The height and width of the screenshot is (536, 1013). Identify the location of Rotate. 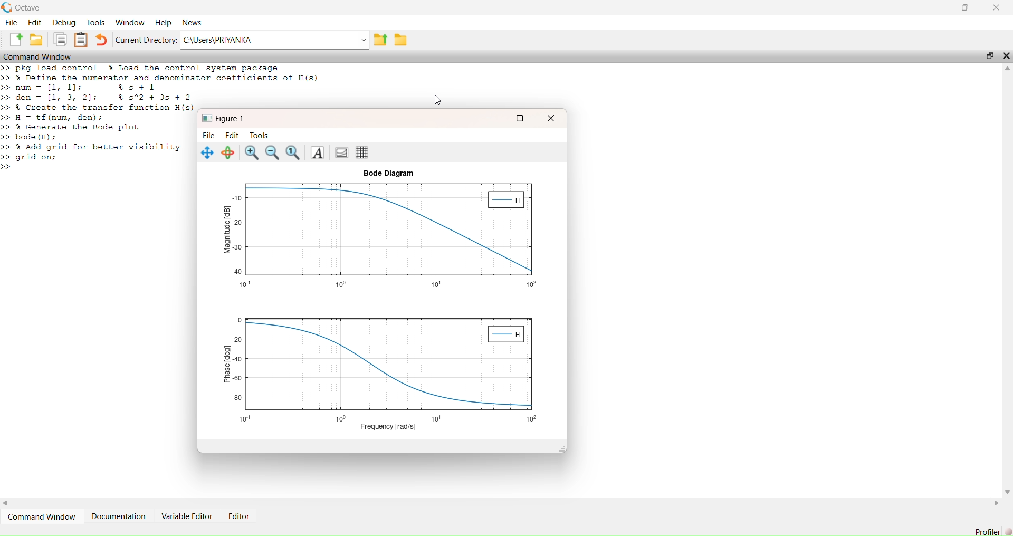
(229, 153).